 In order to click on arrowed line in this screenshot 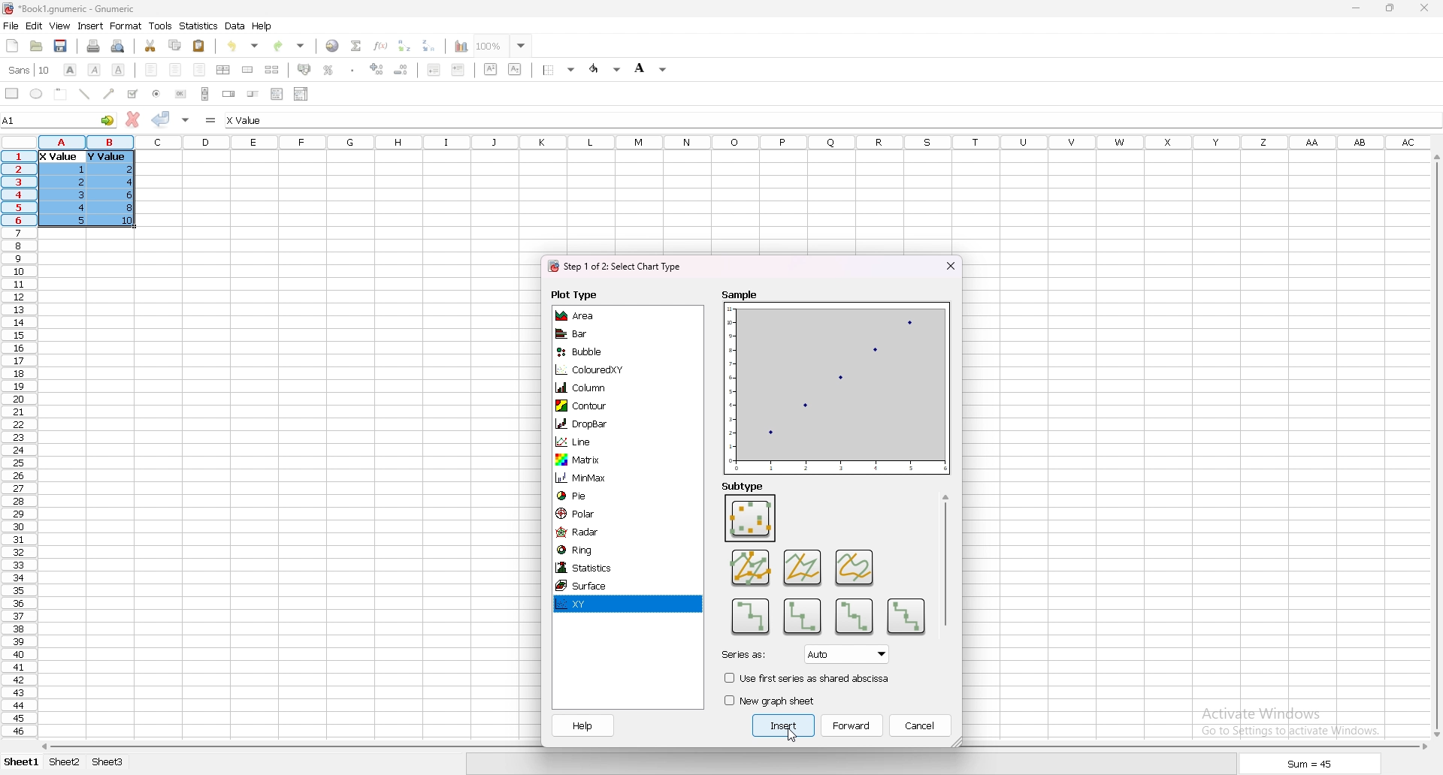, I will do `click(110, 93)`.